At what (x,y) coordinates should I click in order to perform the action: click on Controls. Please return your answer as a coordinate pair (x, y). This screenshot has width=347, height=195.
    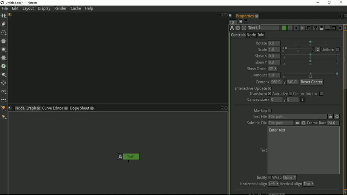
    Looking at the image, I should click on (238, 35).